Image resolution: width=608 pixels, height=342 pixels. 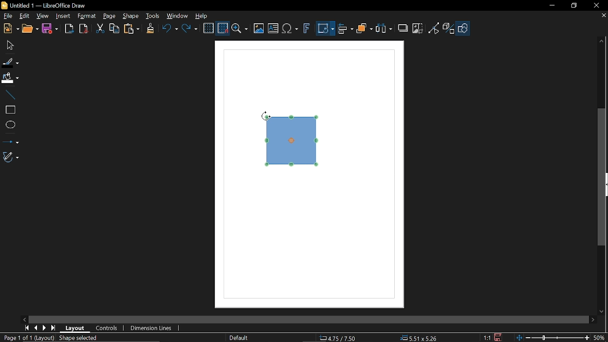 I want to click on Page 1 of 1 (Layout), so click(x=28, y=338).